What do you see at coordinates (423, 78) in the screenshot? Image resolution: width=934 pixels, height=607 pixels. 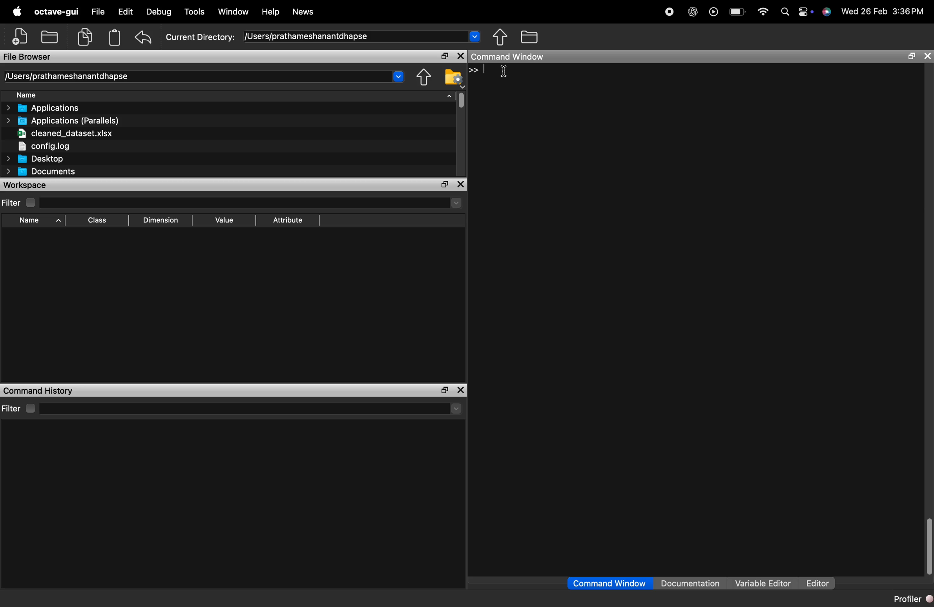 I see `Browse directories` at bounding box center [423, 78].